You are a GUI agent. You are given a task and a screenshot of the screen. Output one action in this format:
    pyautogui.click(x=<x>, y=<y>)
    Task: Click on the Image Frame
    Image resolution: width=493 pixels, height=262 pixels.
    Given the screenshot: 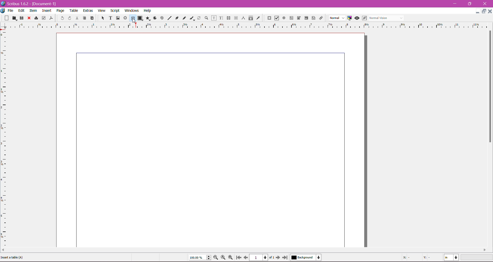 What is the action you would take?
    pyautogui.click(x=117, y=18)
    